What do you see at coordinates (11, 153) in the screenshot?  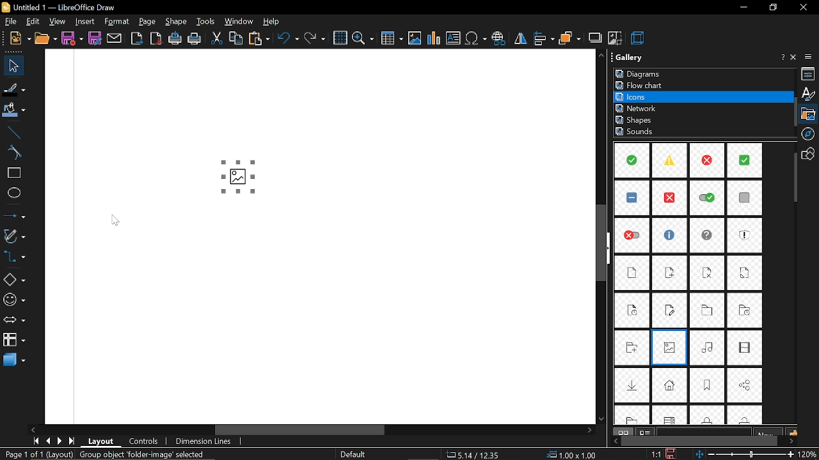 I see `curve` at bounding box center [11, 153].